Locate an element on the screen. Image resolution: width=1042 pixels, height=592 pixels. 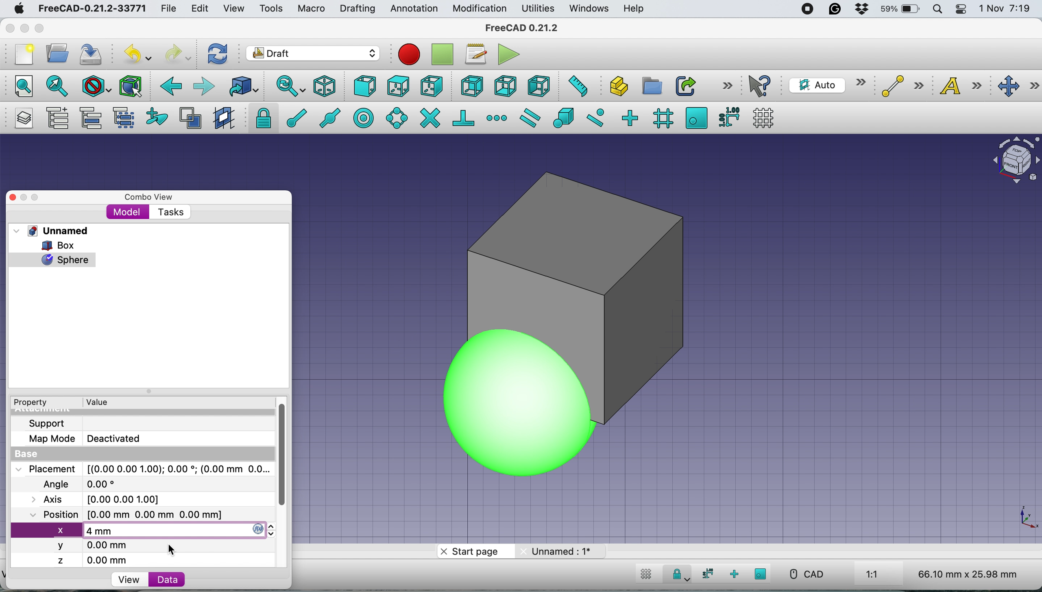
macros is located at coordinates (475, 54).